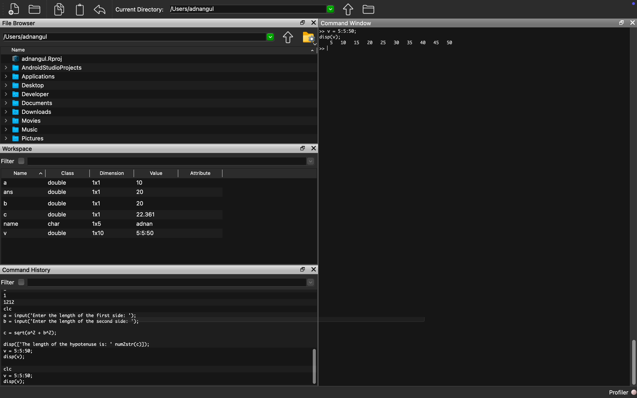  What do you see at coordinates (21, 130) in the screenshot?
I see `Music` at bounding box center [21, 130].